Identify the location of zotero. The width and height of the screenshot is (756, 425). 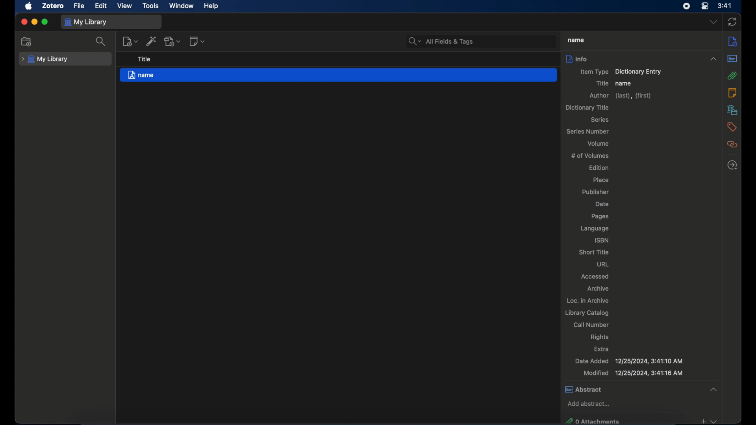
(54, 6).